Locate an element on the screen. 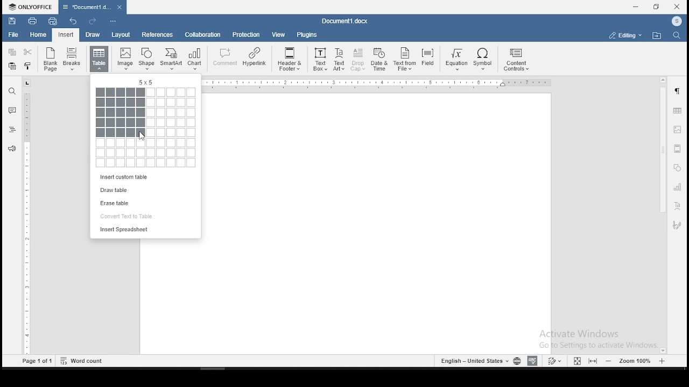 This screenshot has height=387, width=689. Hyperlink is located at coordinates (255, 57).